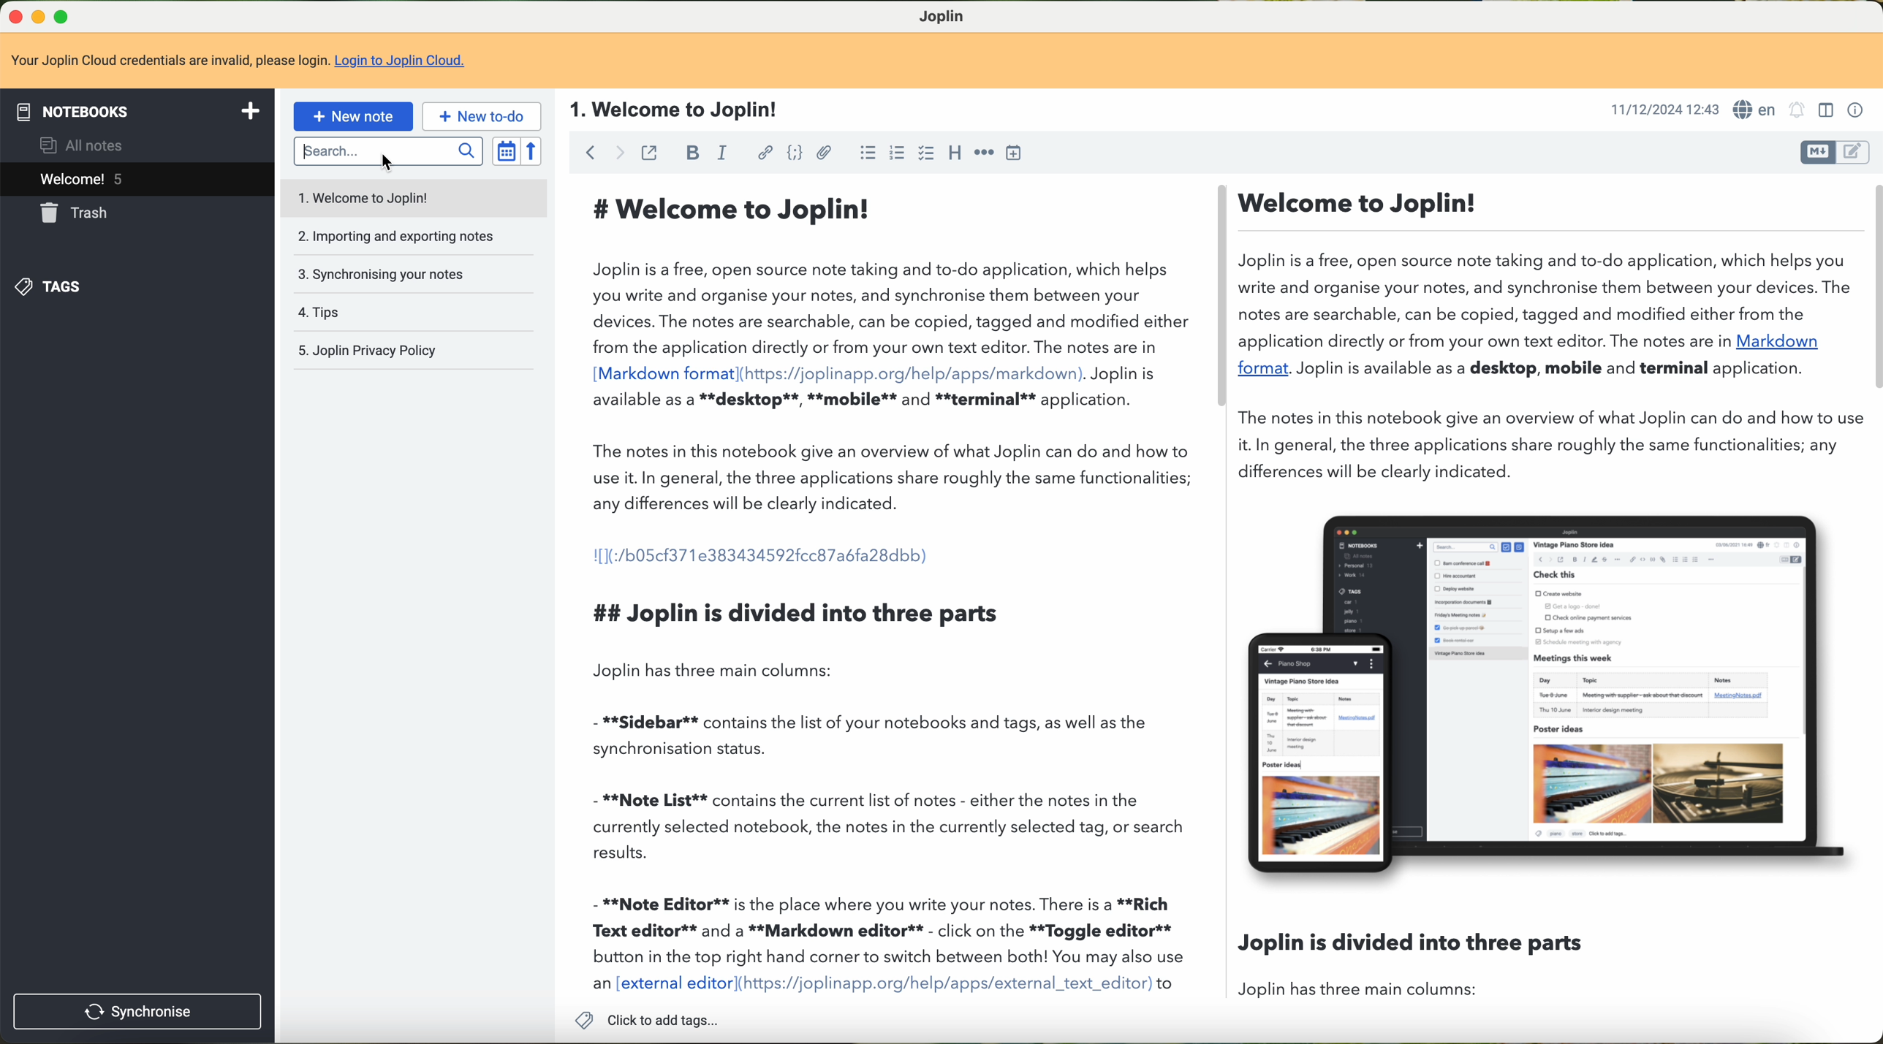  I want to click on Joplin, so click(944, 15).